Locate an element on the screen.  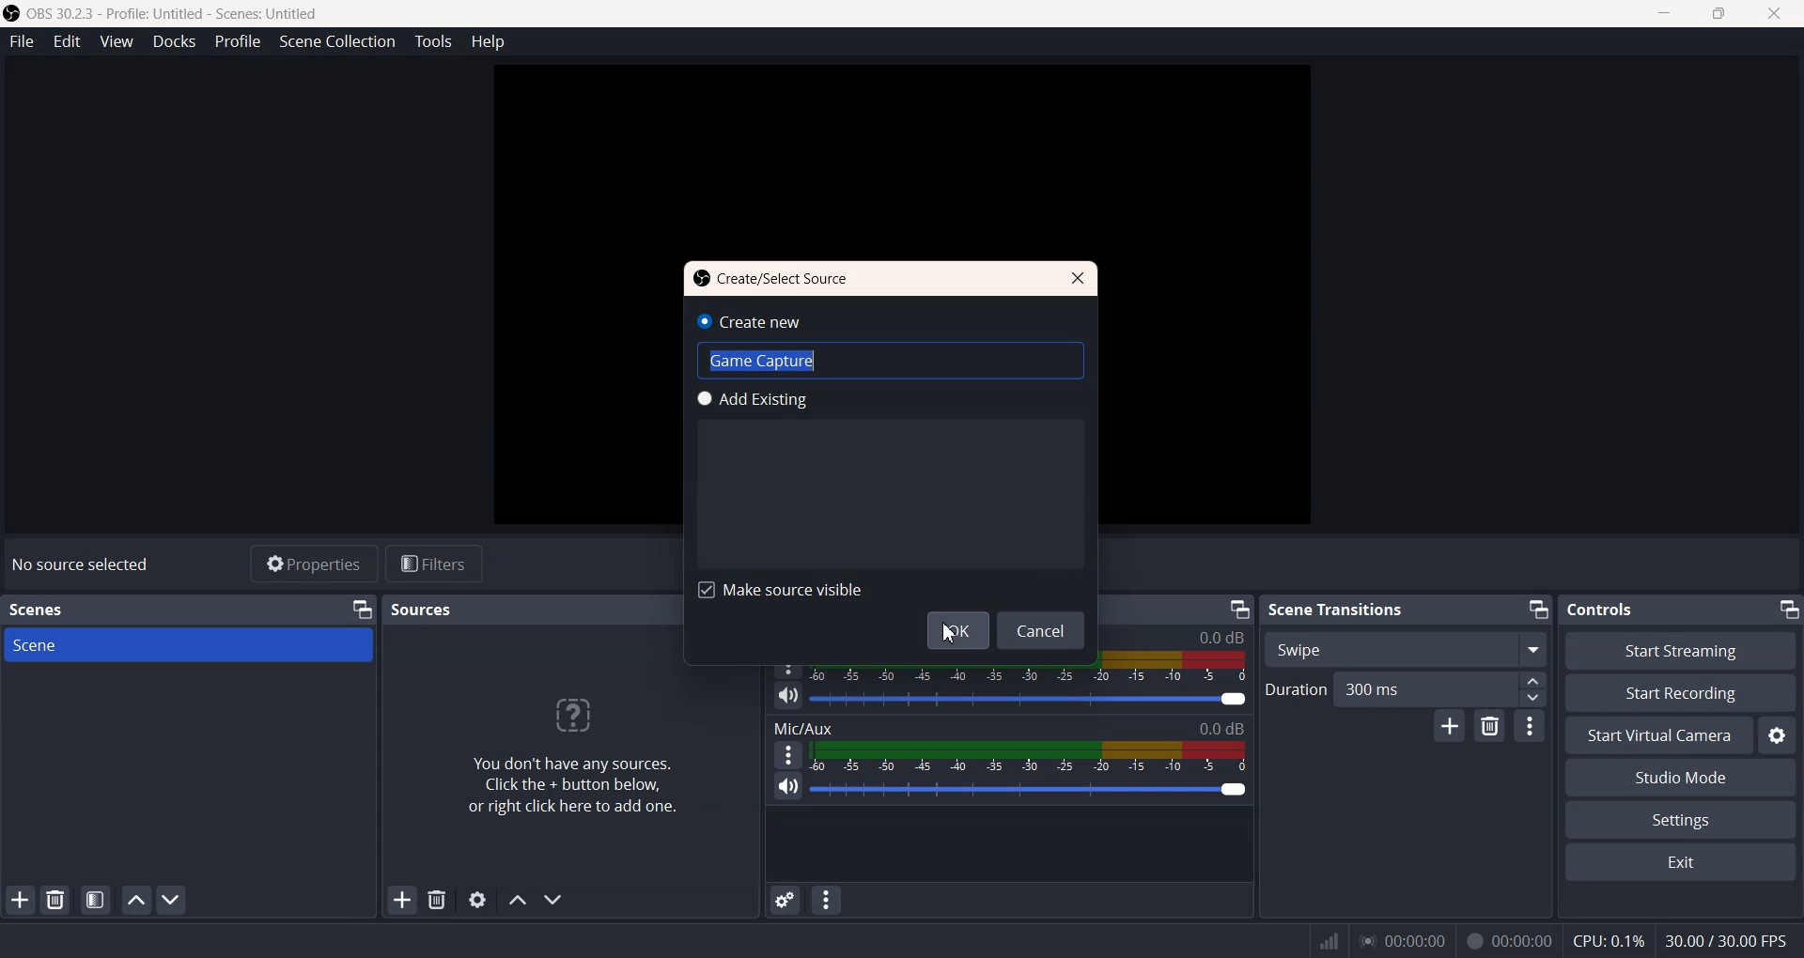
Minimize is located at coordinates (1237, 609).